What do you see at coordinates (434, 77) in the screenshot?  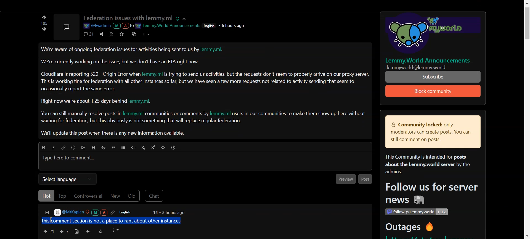 I see `properly arrive on our proxy server.
PE TEI SON TE WT` at bounding box center [434, 77].